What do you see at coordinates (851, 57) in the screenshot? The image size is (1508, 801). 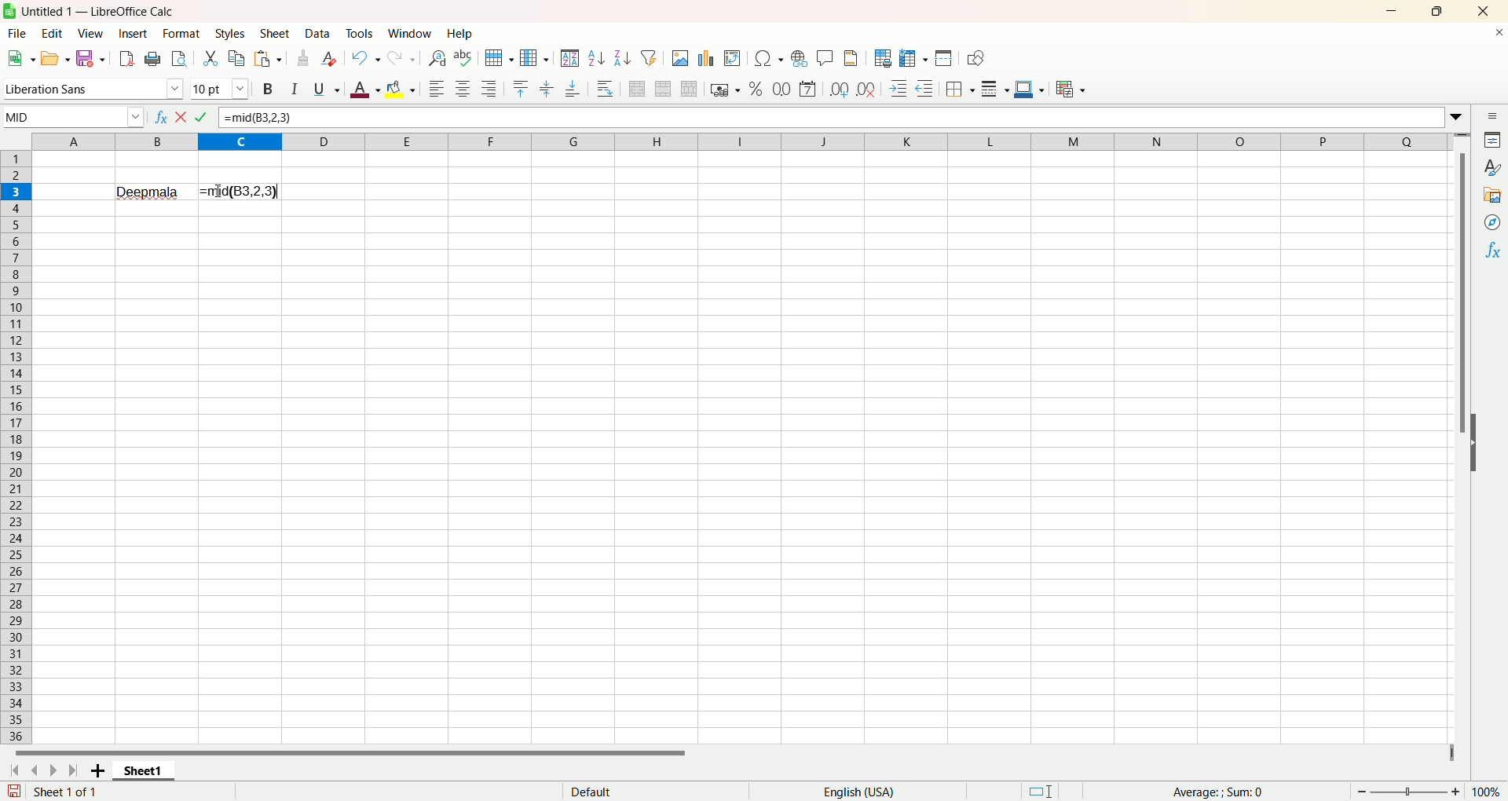 I see `header and footer` at bounding box center [851, 57].